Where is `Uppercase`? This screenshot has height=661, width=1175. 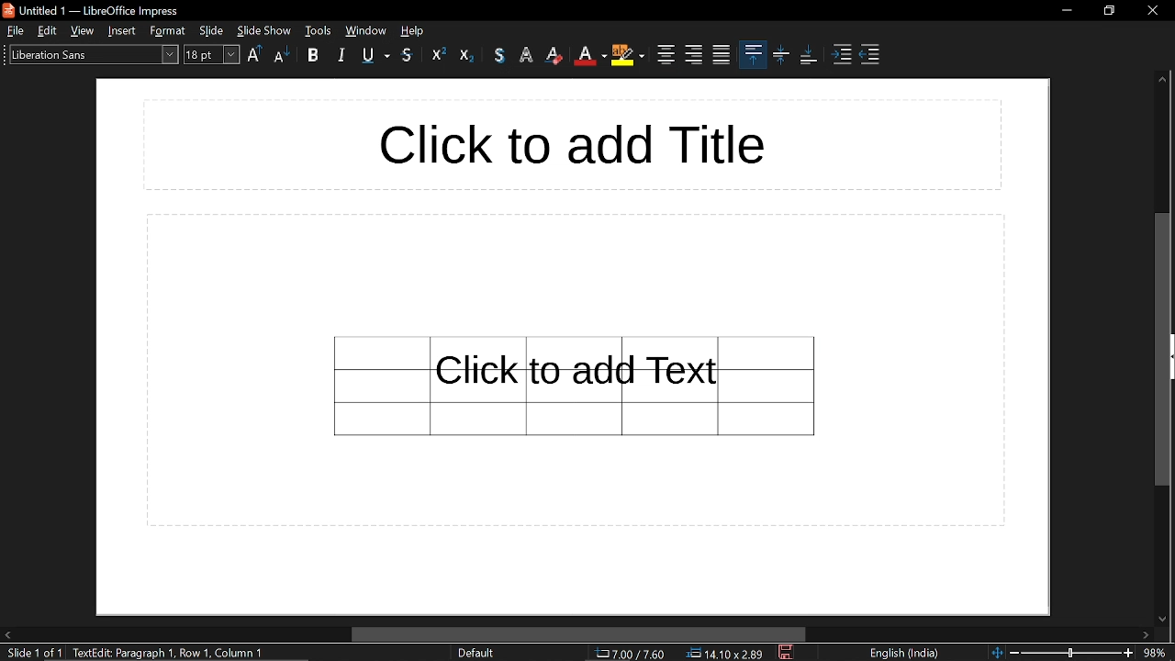 Uppercase is located at coordinates (255, 55).